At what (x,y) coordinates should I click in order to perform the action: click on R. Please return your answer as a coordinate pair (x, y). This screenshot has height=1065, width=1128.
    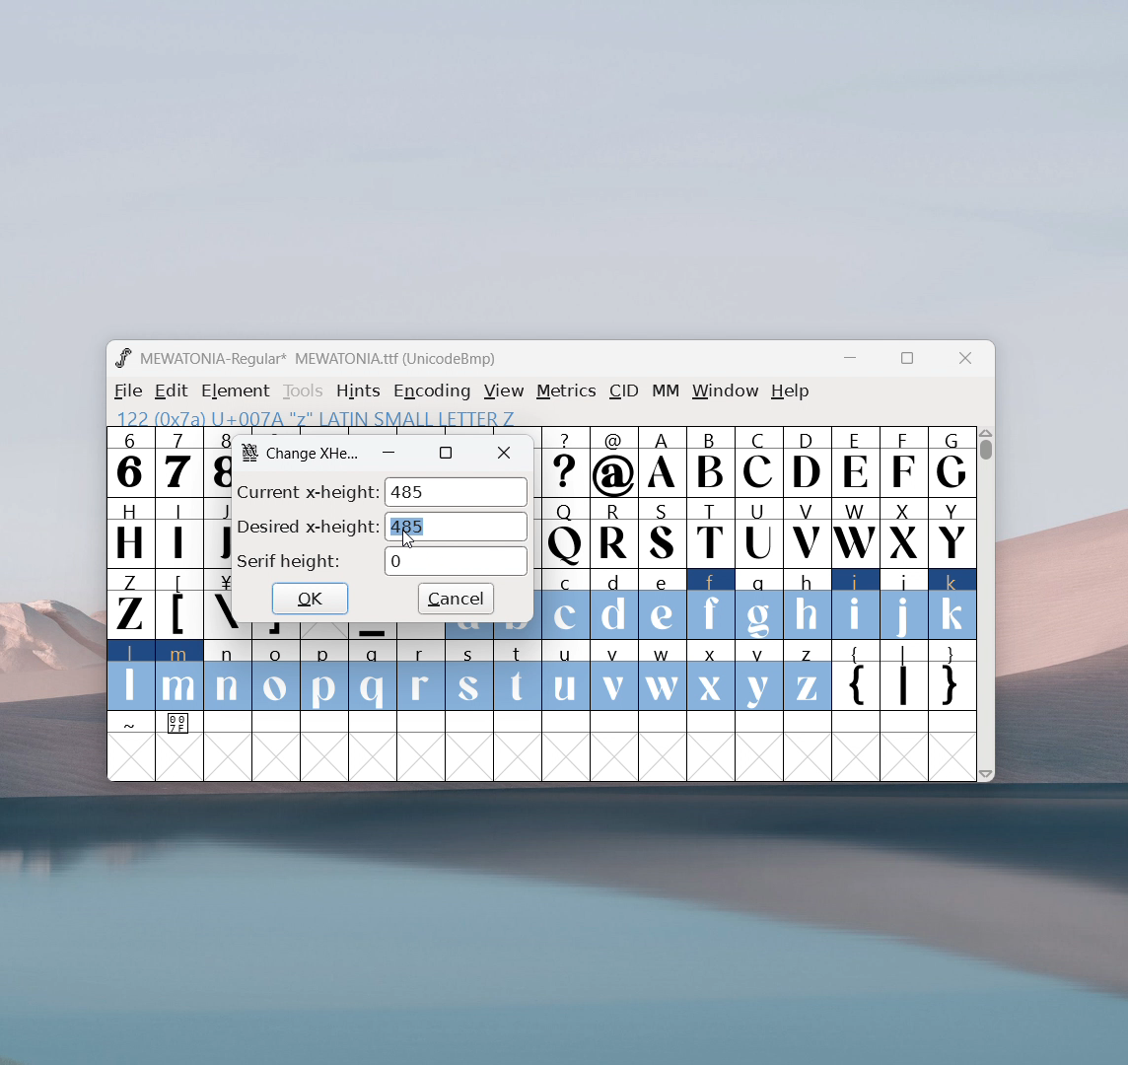
    Looking at the image, I should click on (613, 534).